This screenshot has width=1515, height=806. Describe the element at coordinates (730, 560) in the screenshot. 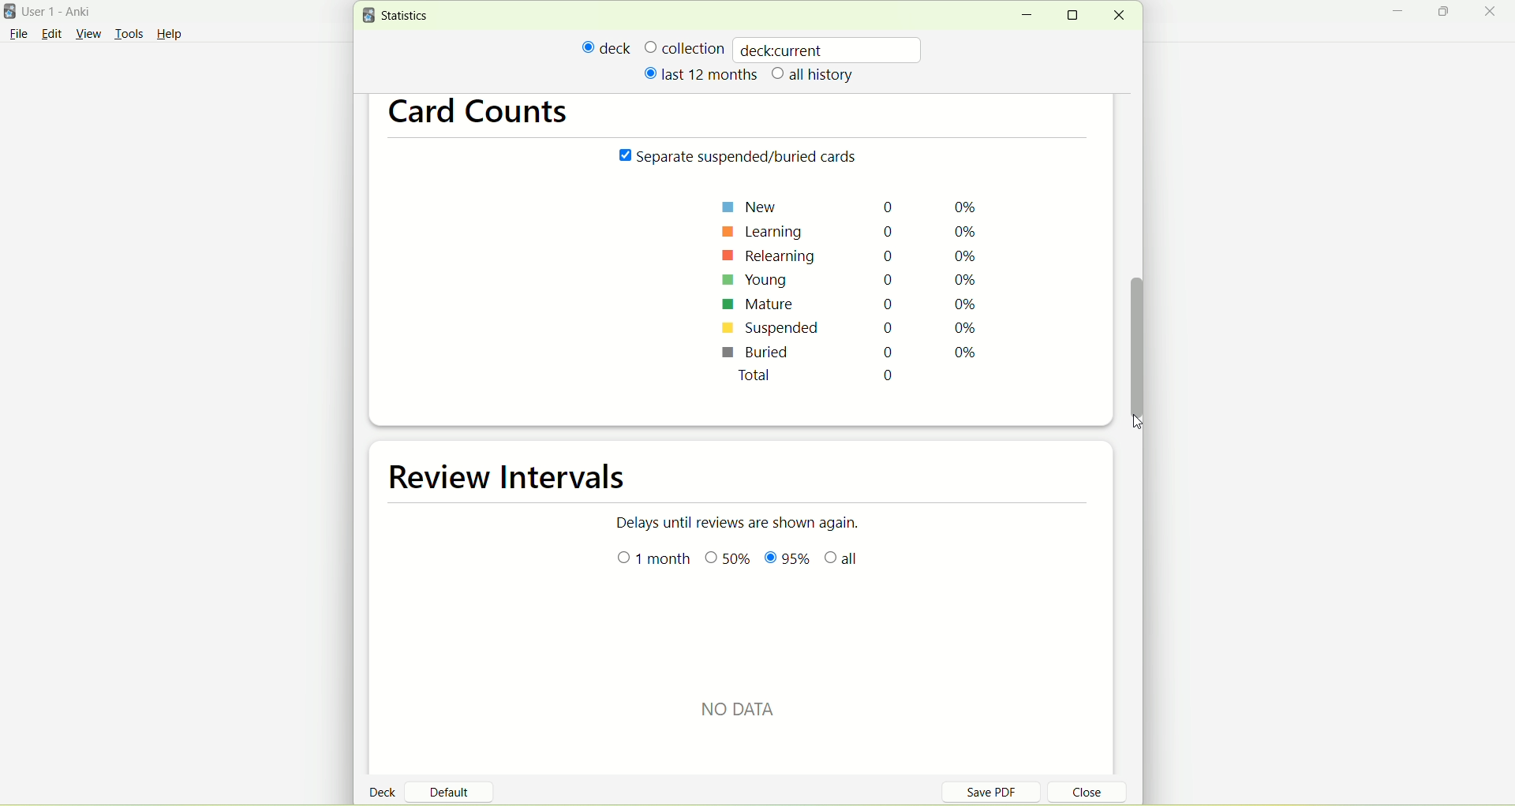

I see `0%` at that location.